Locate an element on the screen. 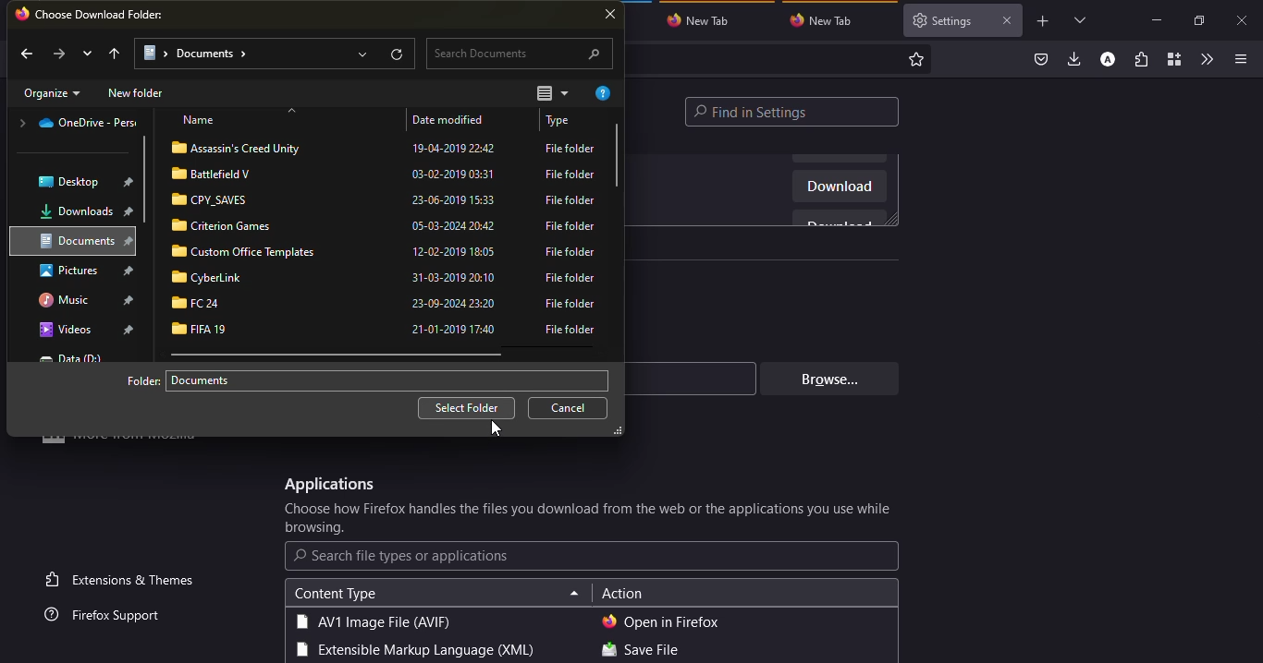 The image size is (1263, 663). location selected is located at coordinates (198, 53).